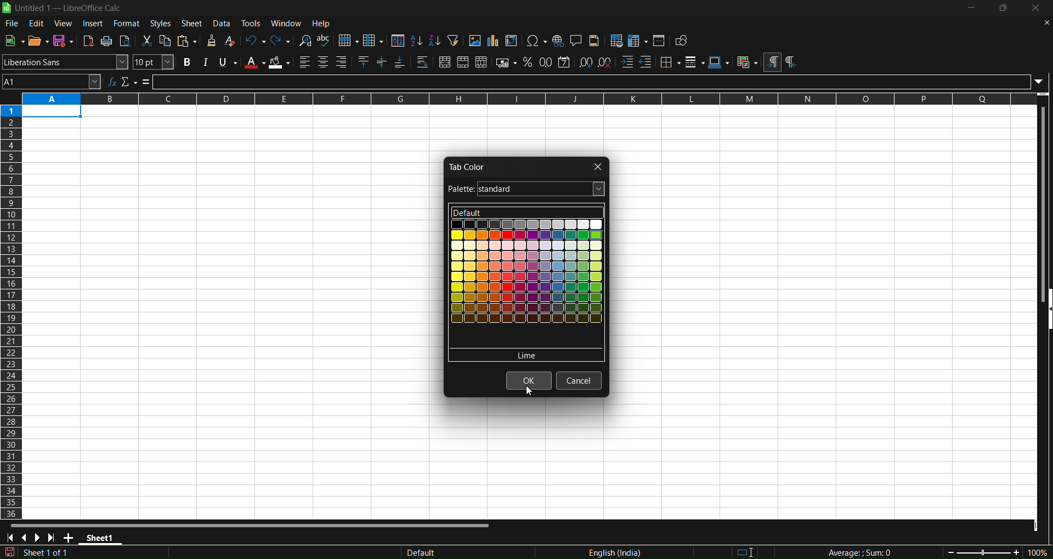  What do you see at coordinates (324, 24) in the screenshot?
I see `help` at bounding box center [324, 24].